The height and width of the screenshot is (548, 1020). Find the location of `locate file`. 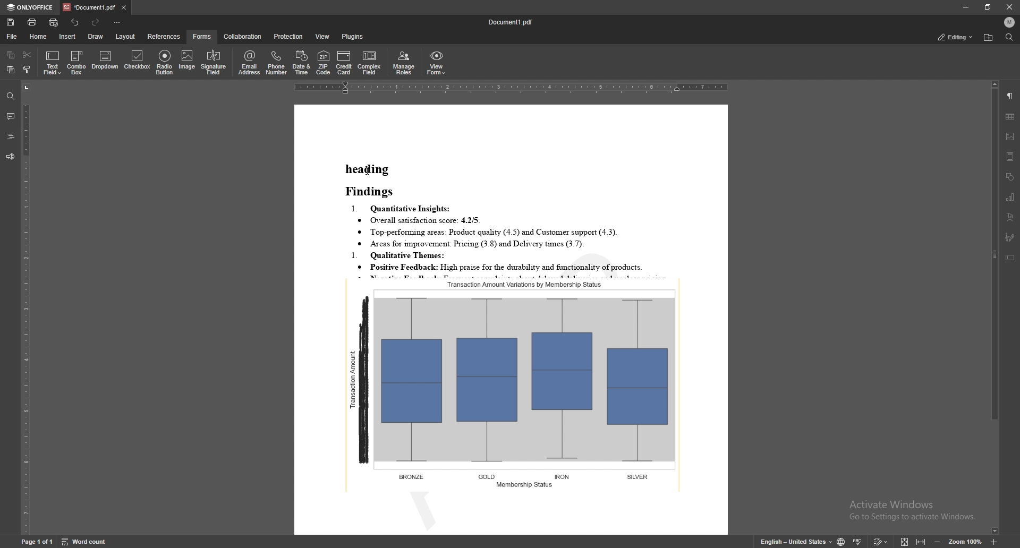

locate file is located at coordinates (988, 38).